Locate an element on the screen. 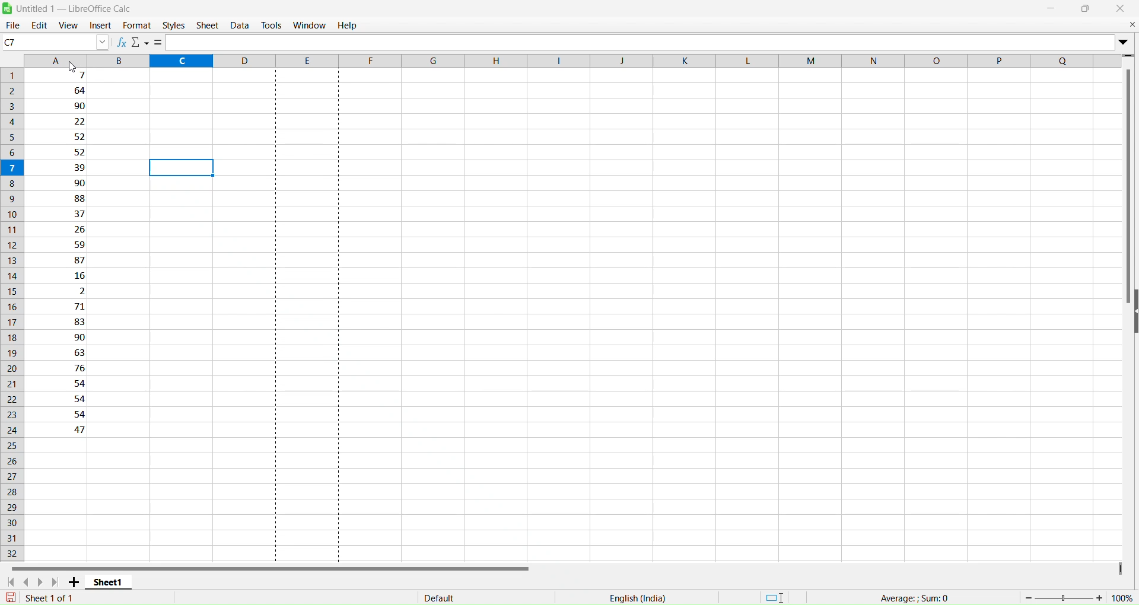 This screenshot has height=605, width=1139. Insert is located at coordinates (98, 26).